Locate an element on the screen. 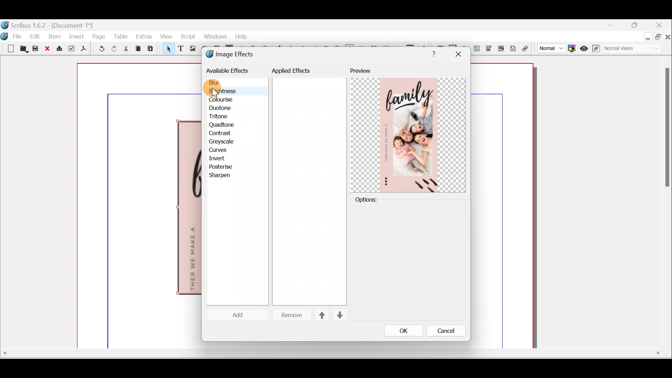 The width and height of the screenshot is (672, 378). Sharpen is located at coordinates (223, 176).